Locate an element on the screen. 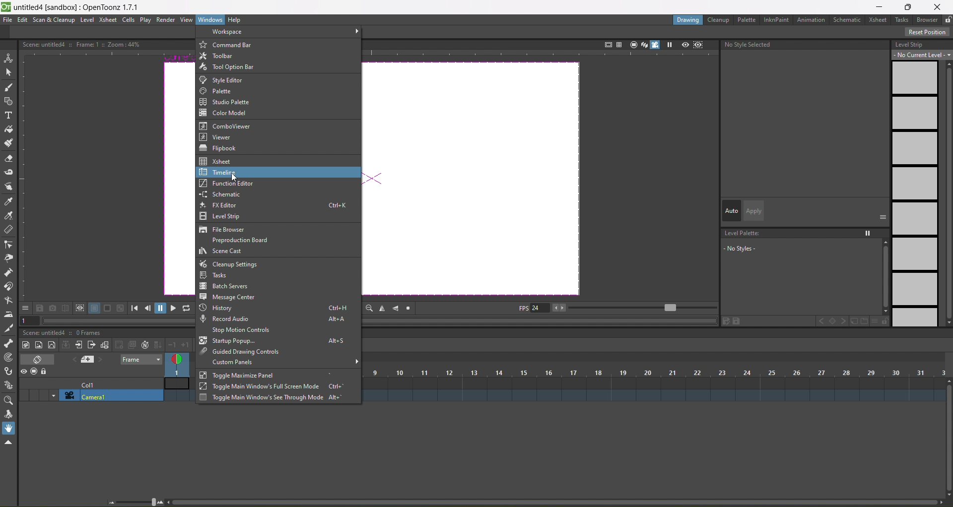 This screenshot has width=953, height=507. scene: untitled4 is located at coordinates (47, 332).